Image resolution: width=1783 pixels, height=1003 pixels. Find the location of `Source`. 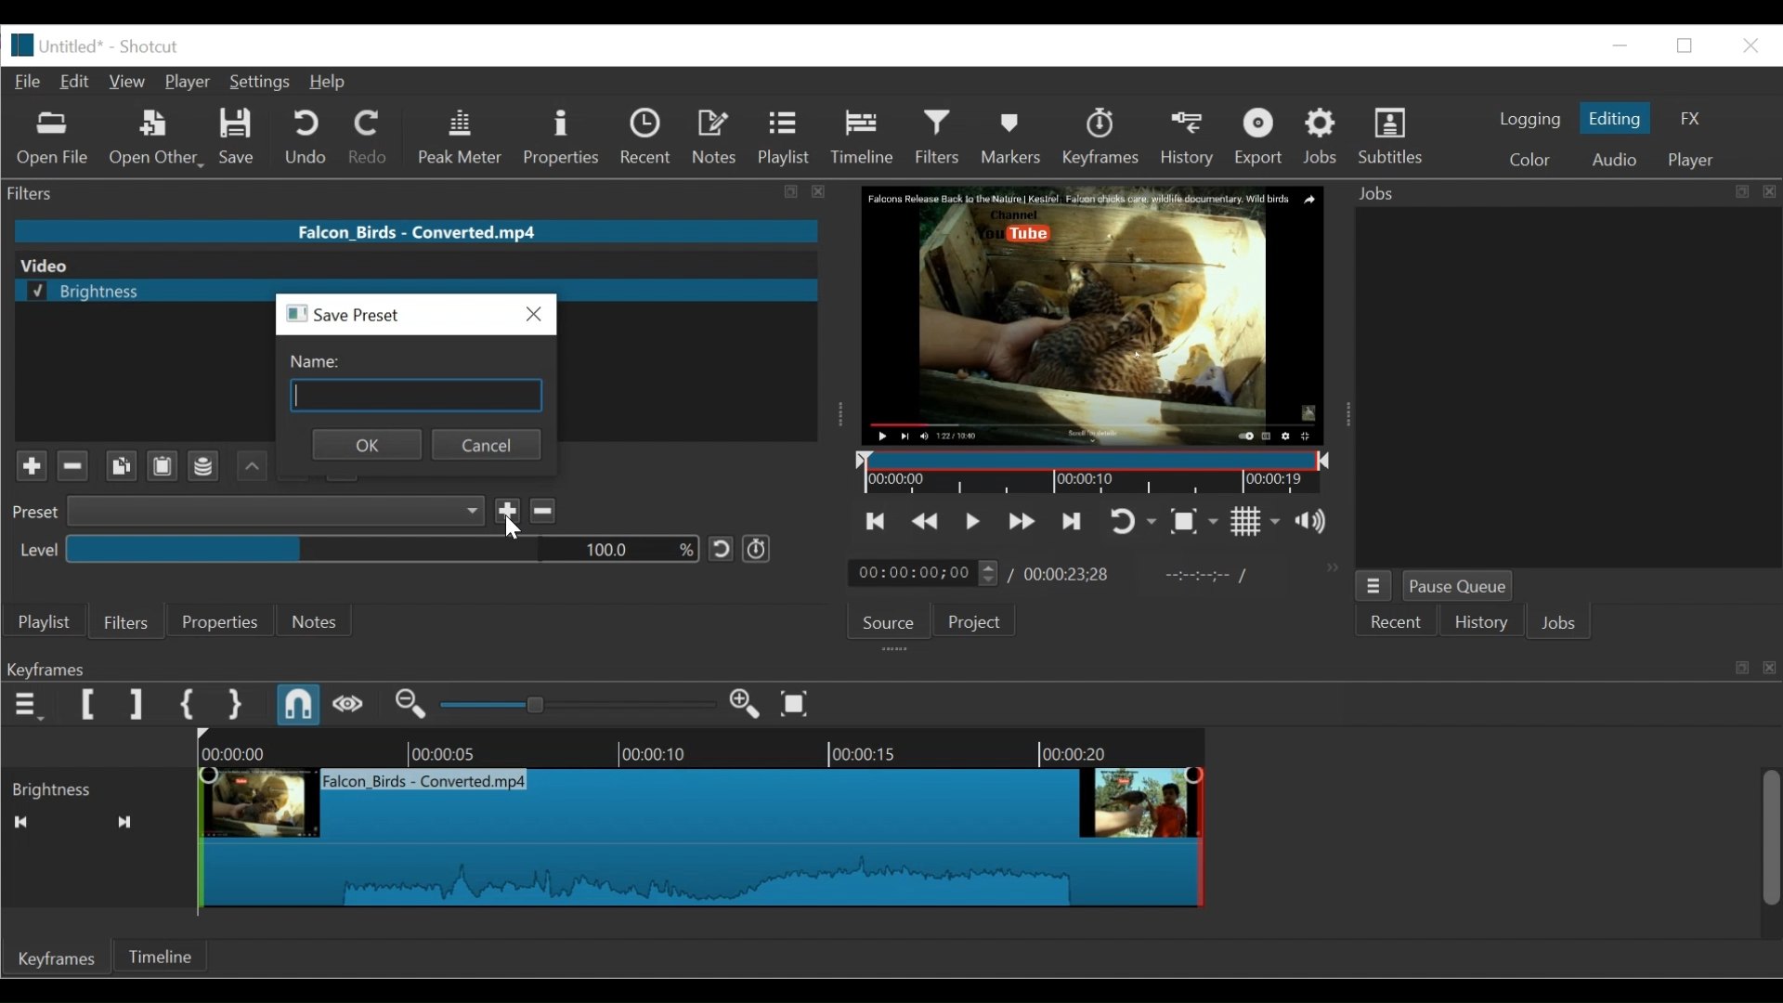

Source is located at coordinates (889, 622).